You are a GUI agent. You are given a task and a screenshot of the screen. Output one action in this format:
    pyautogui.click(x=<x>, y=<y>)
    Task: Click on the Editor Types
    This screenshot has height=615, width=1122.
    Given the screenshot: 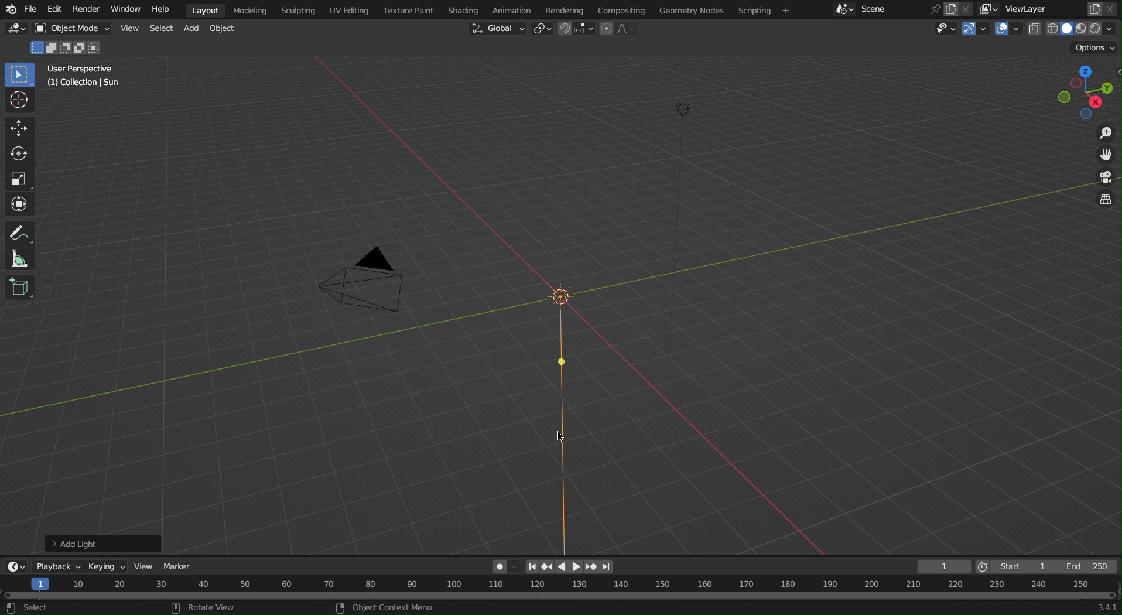 What is the action you would take?
    pyautogui.click(x=17, y=30)
    